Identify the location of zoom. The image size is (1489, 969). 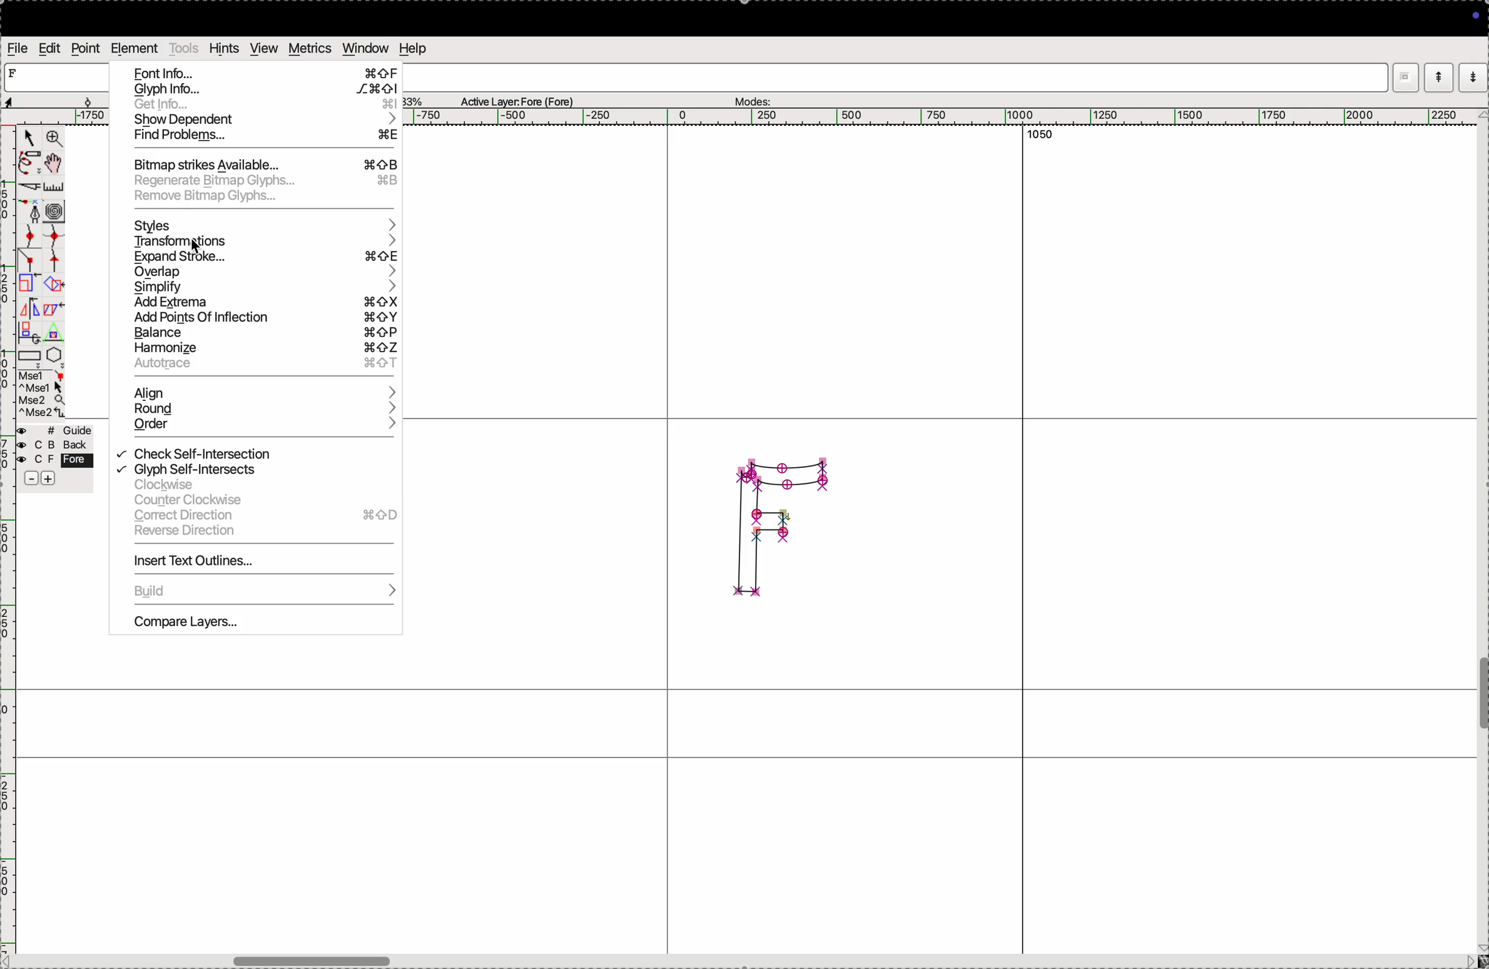
(54, 140).